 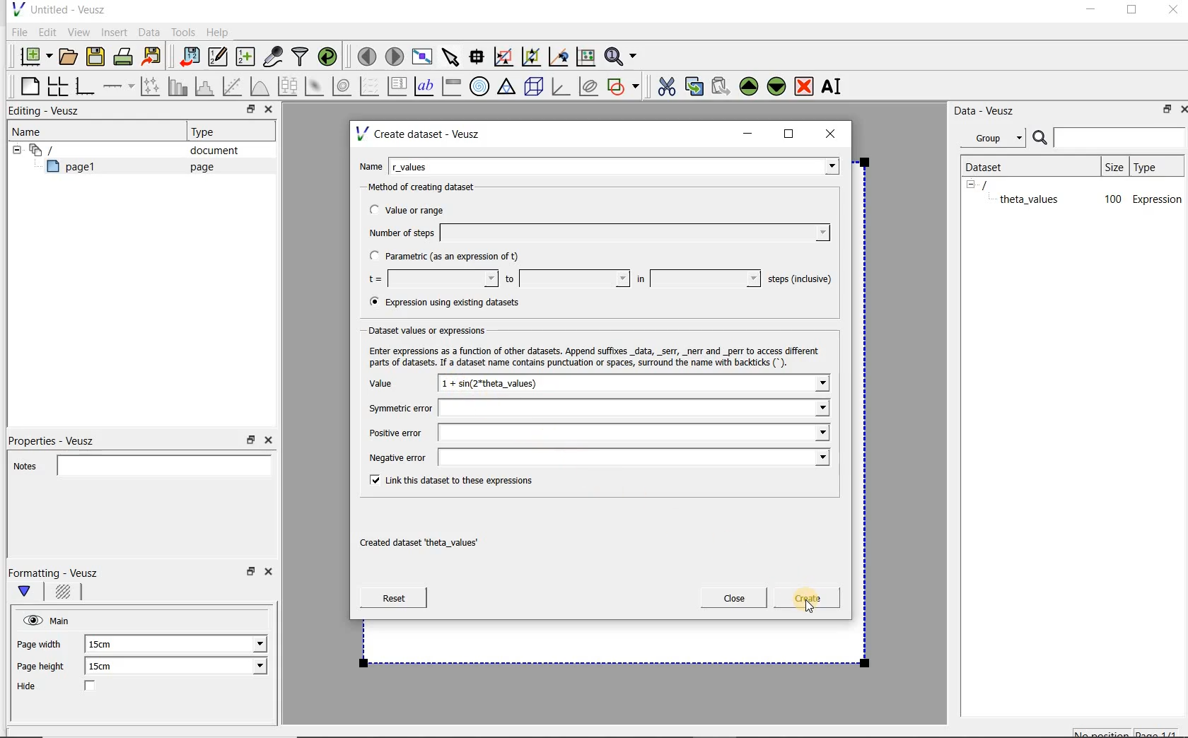 I want to click on Page width, so click(x=40, y=642).